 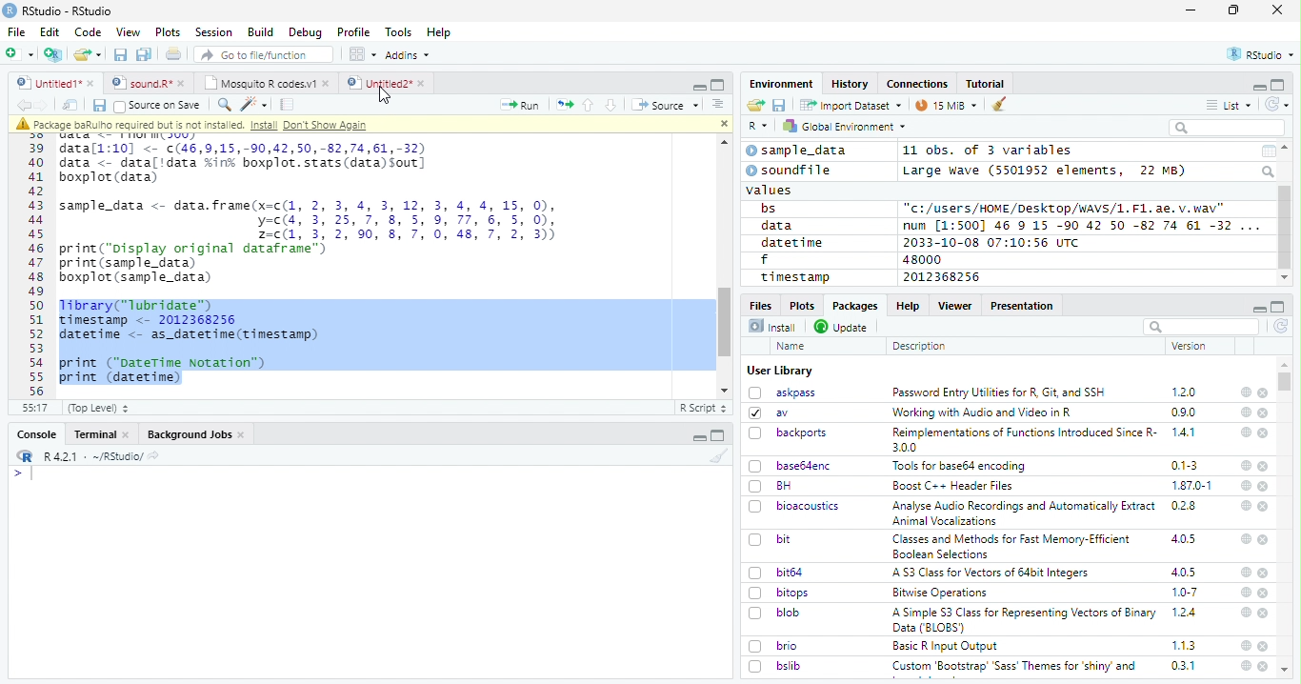 What do you see at coordinates (36, 408) in the screenshot?
I see `55:17` at bounding box center [36, 408].